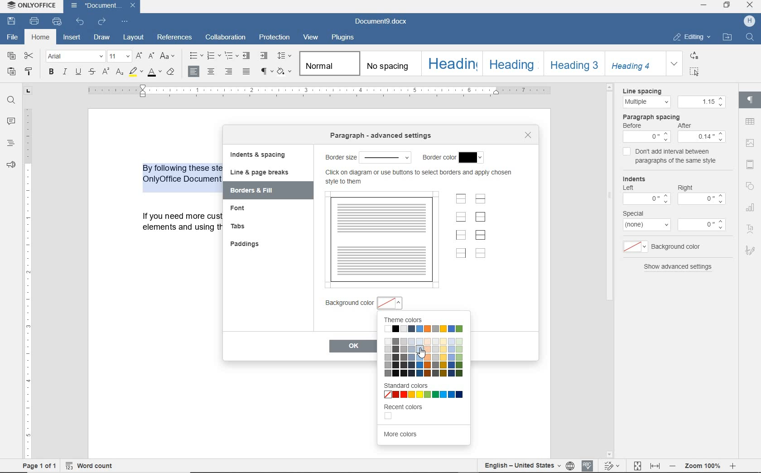 The width and height of the screenshot is (761, 473). I want to click on indents & spacing, so click(258, 155).